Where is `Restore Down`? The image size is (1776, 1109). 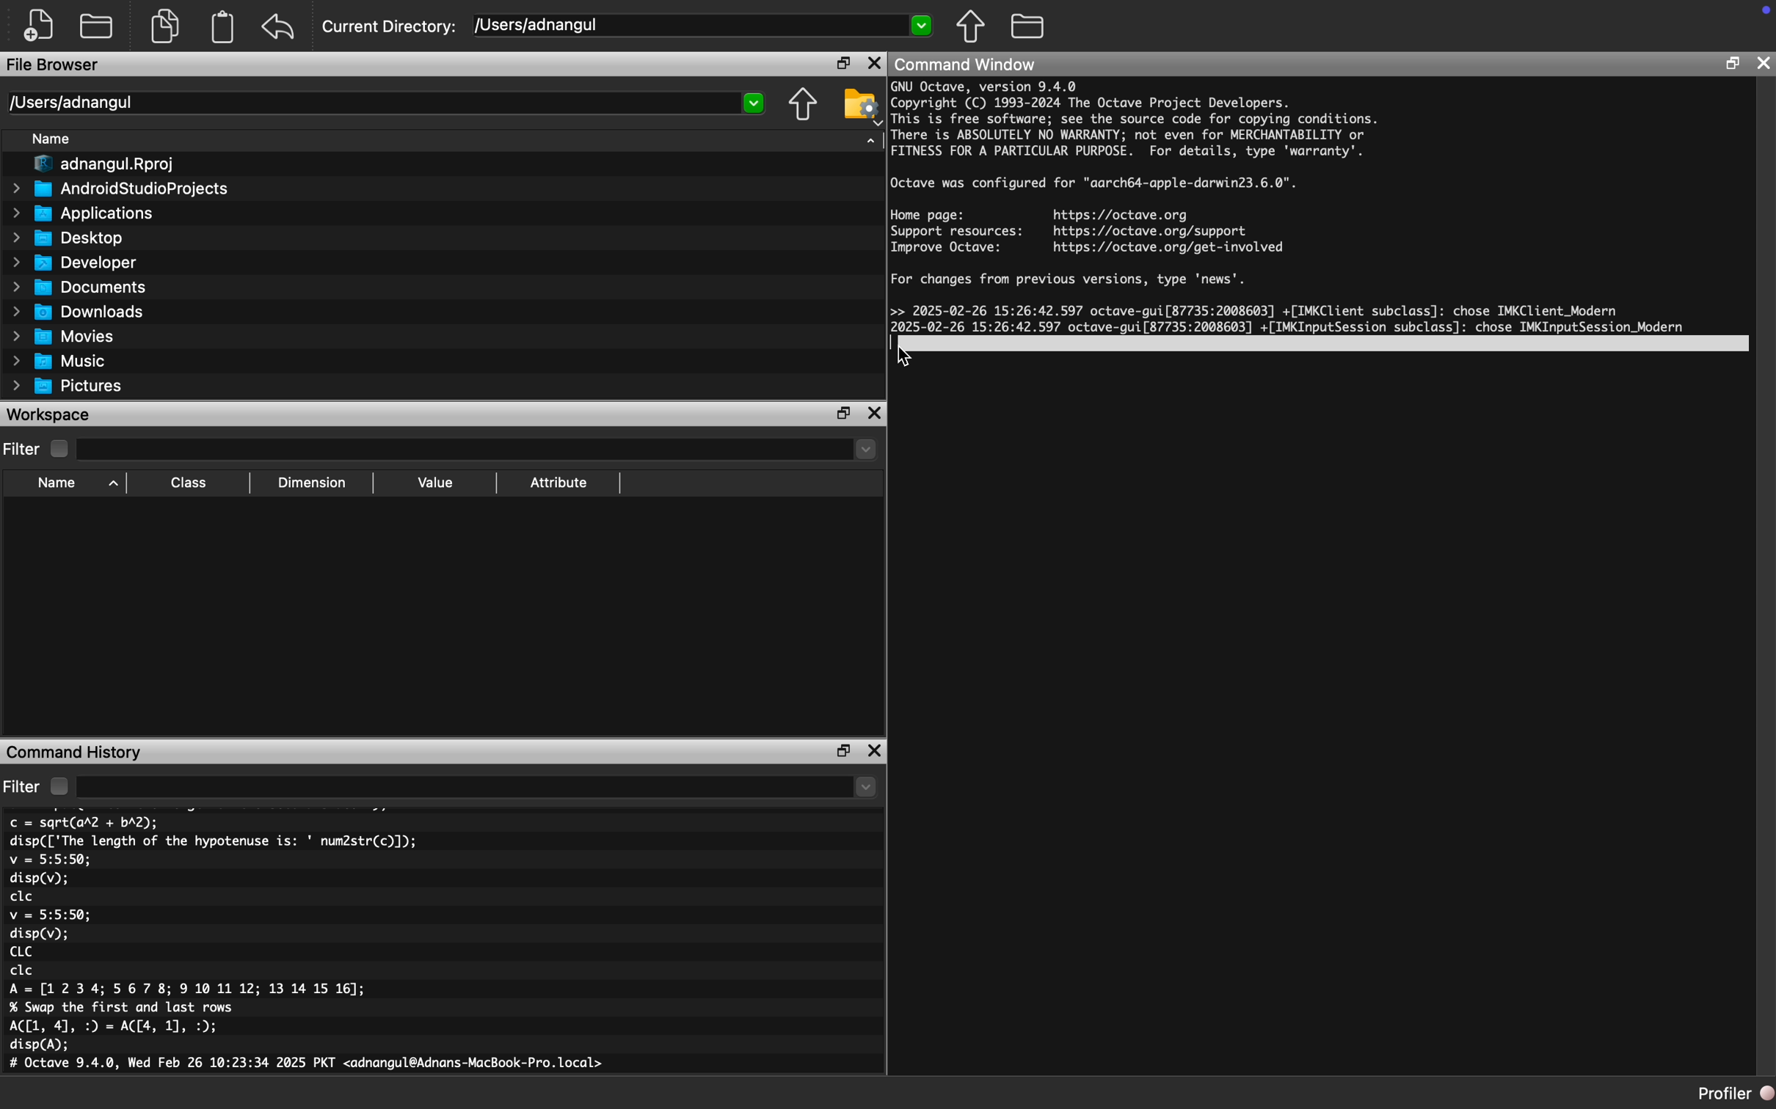 Restore Down is located at coordinates (843, 414).